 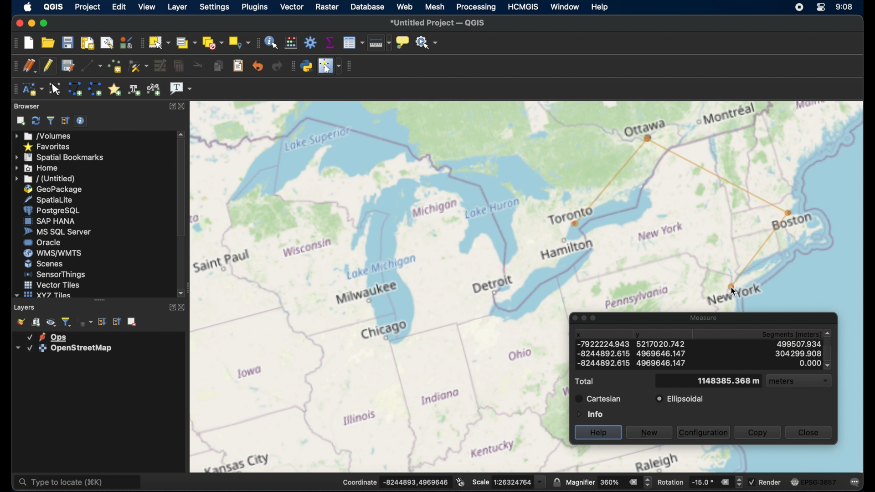 I want to click on copy features, so click(x=217, y=66).